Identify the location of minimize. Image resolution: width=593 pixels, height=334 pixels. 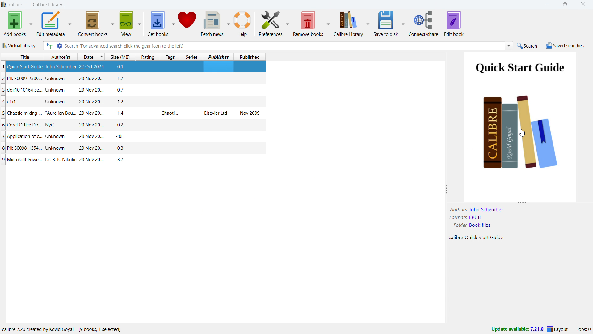
(546, 4).